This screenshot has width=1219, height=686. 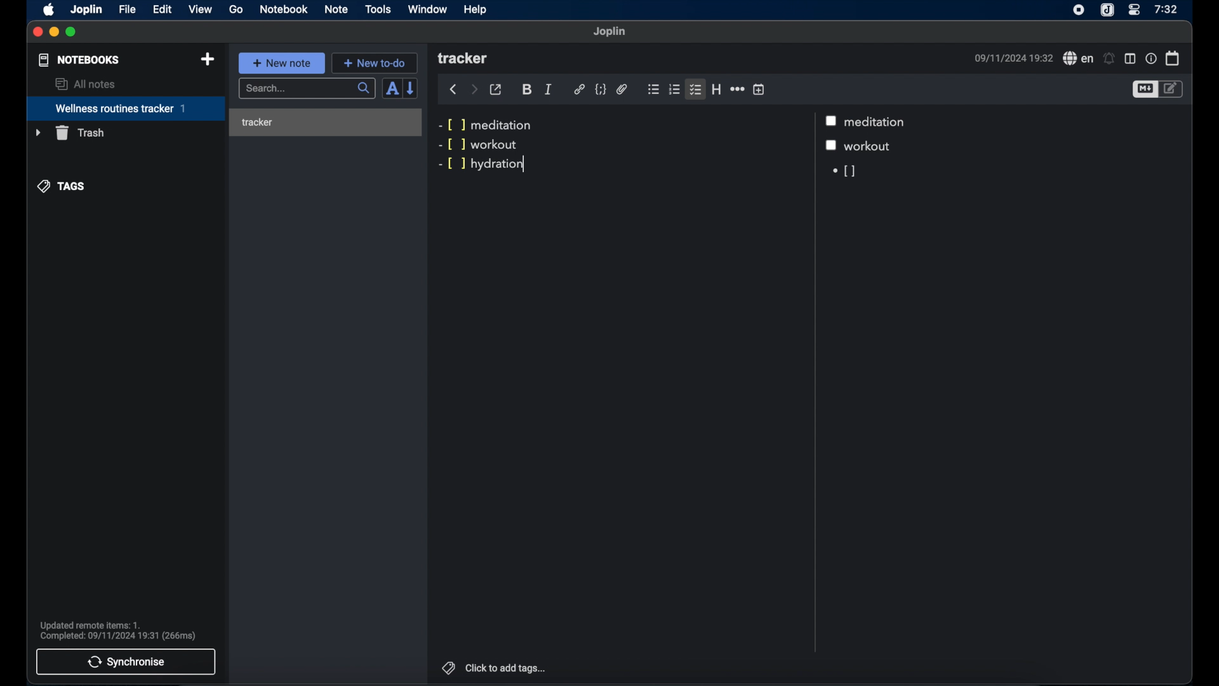 What do you see at coordinates (200, 10) in the screenshot?
I see `view` at bounding box center [200, 10].